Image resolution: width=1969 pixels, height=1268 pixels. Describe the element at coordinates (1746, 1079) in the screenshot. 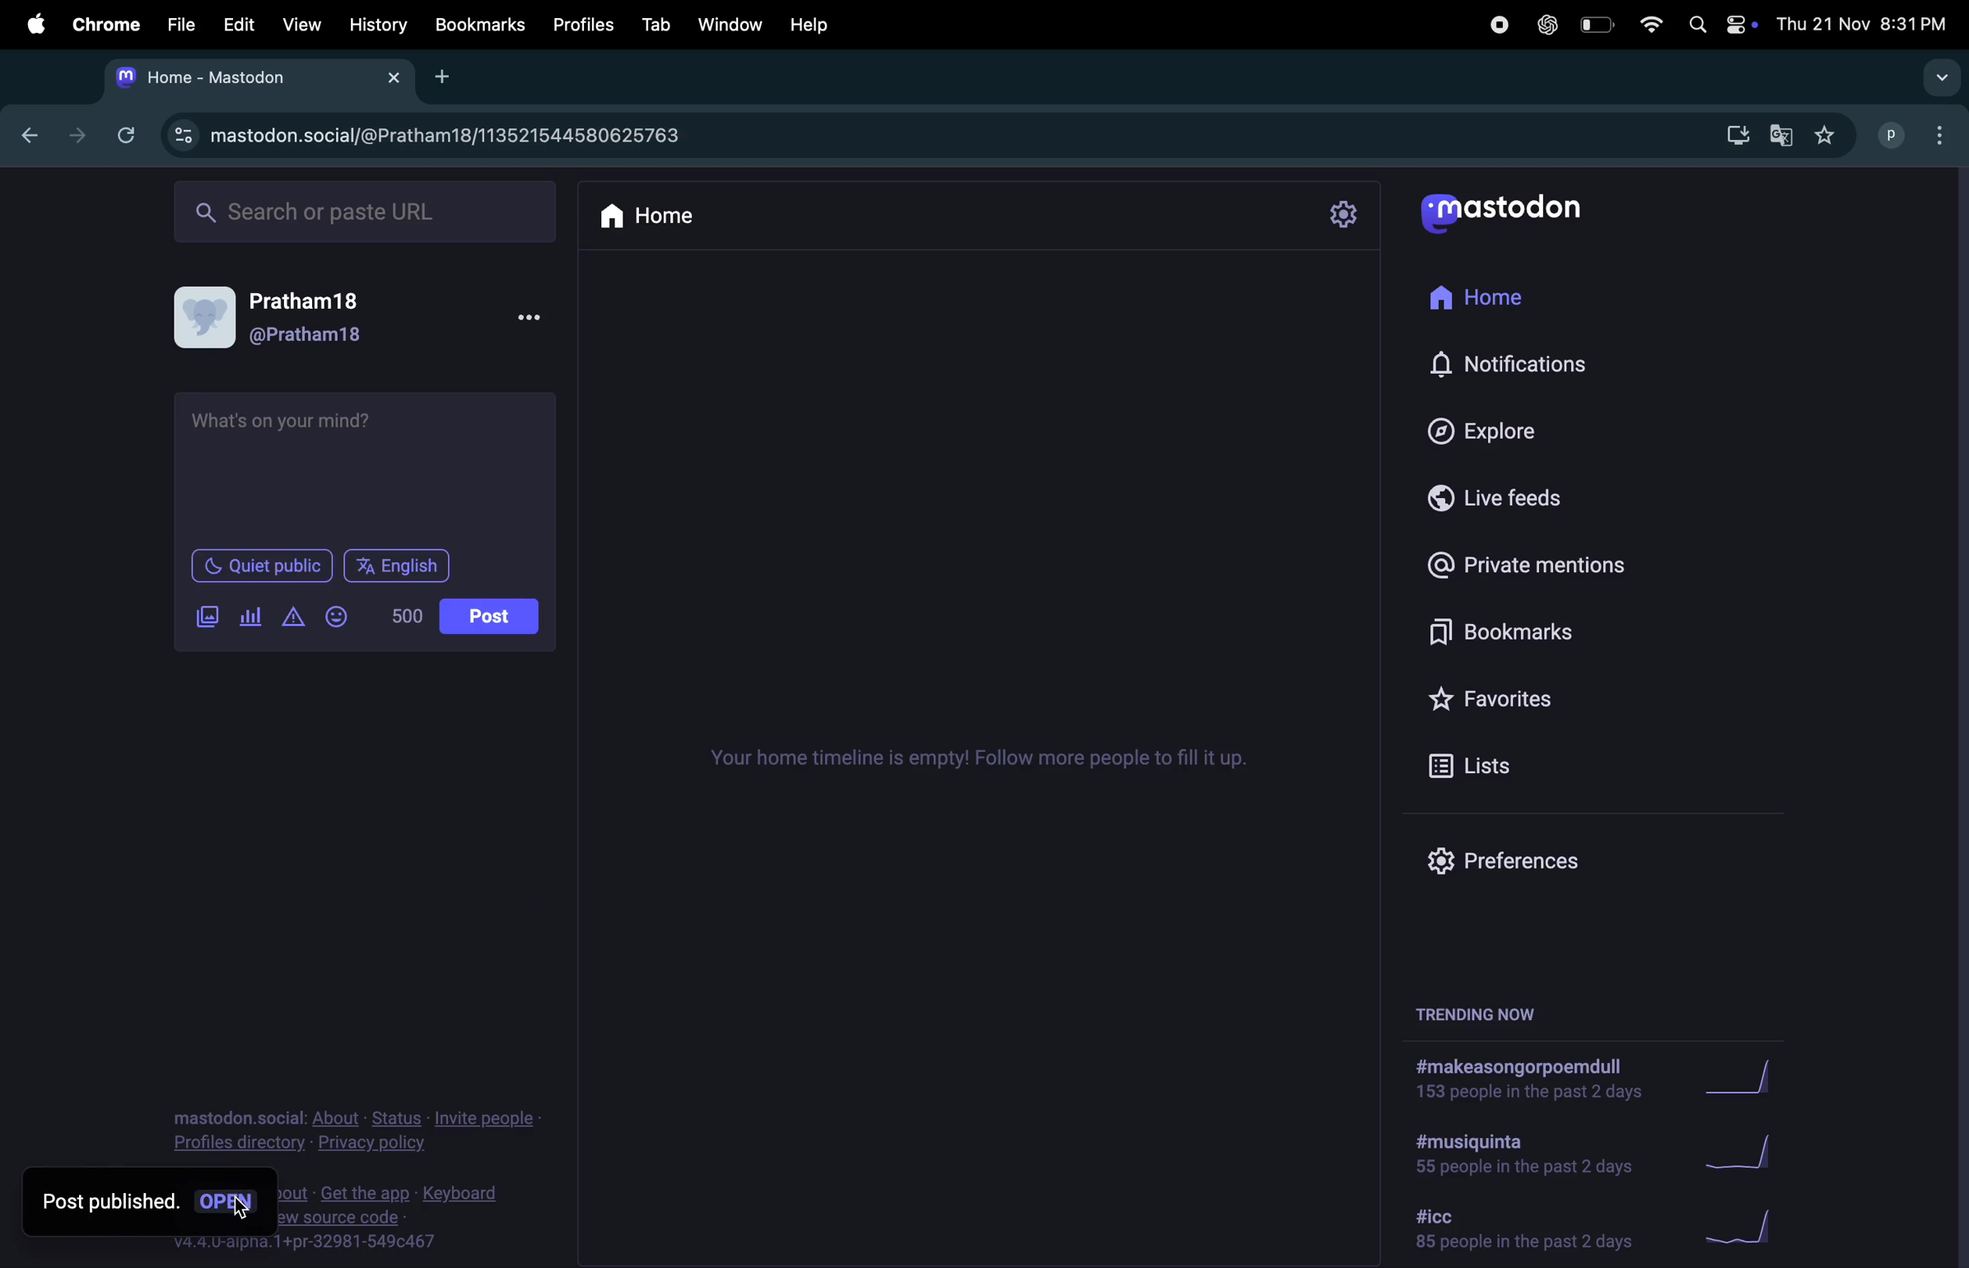

I see `graph` at that location.